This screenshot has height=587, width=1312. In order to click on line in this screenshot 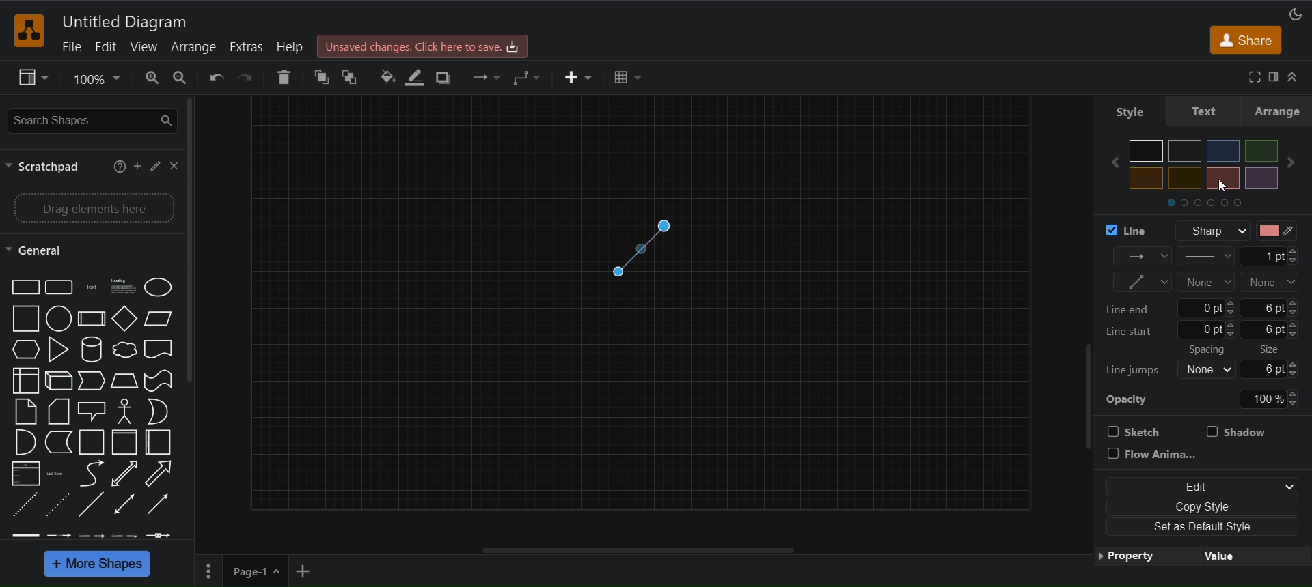, I will do `click(1198, 231)`.